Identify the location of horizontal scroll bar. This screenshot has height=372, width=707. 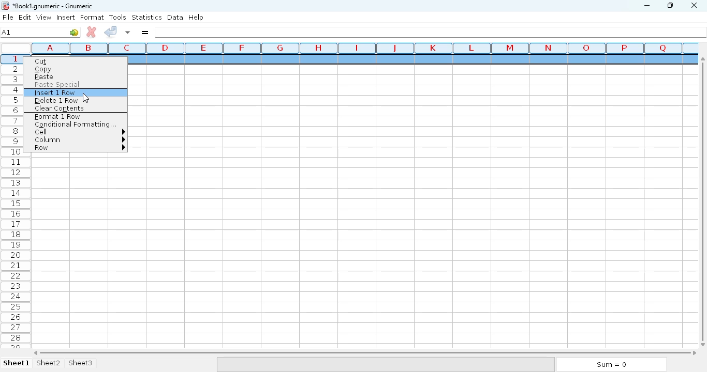
(365, 353).